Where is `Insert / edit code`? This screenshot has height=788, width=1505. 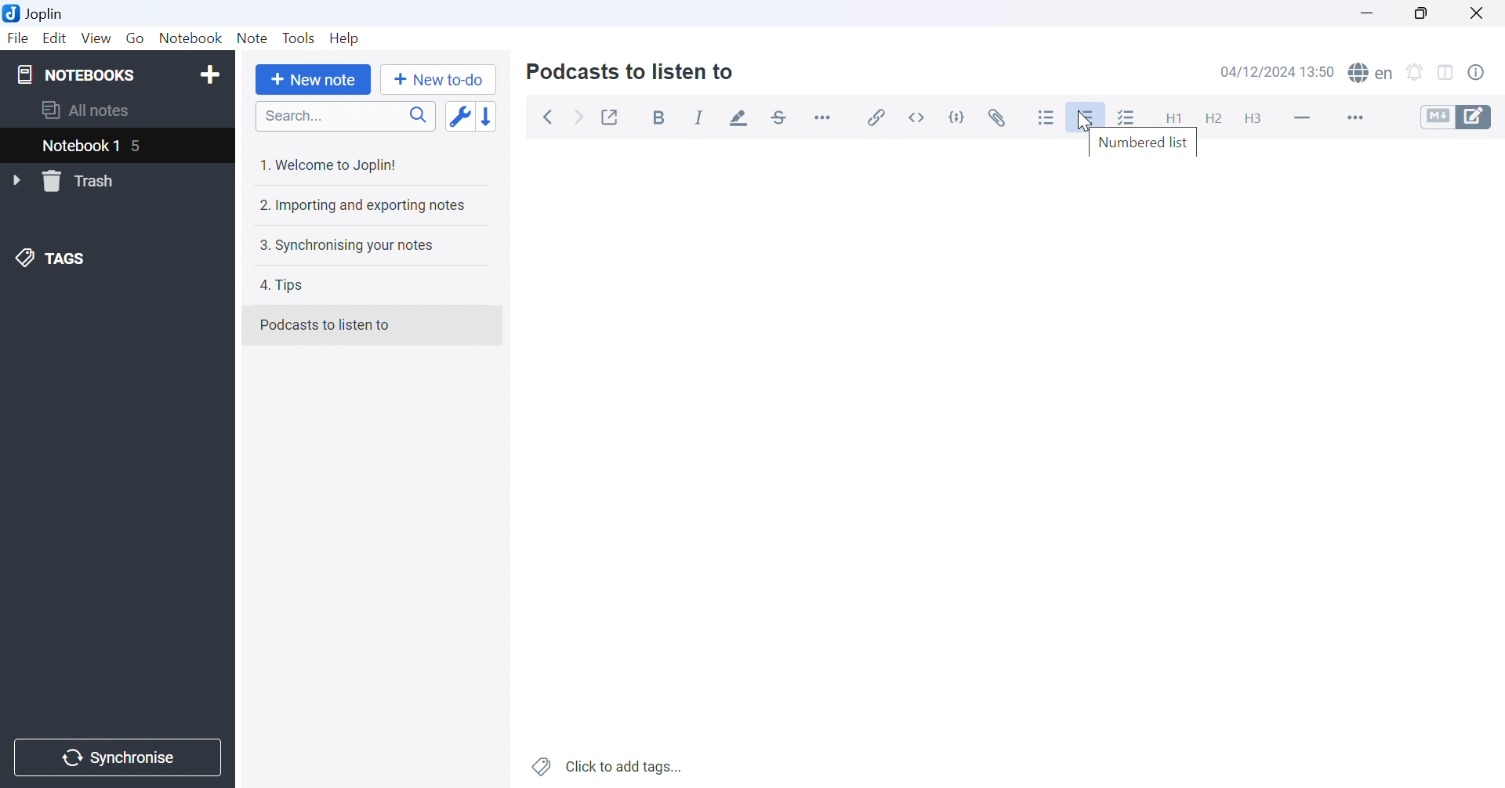
Insert / edit code is located at coordinates (877, 114).